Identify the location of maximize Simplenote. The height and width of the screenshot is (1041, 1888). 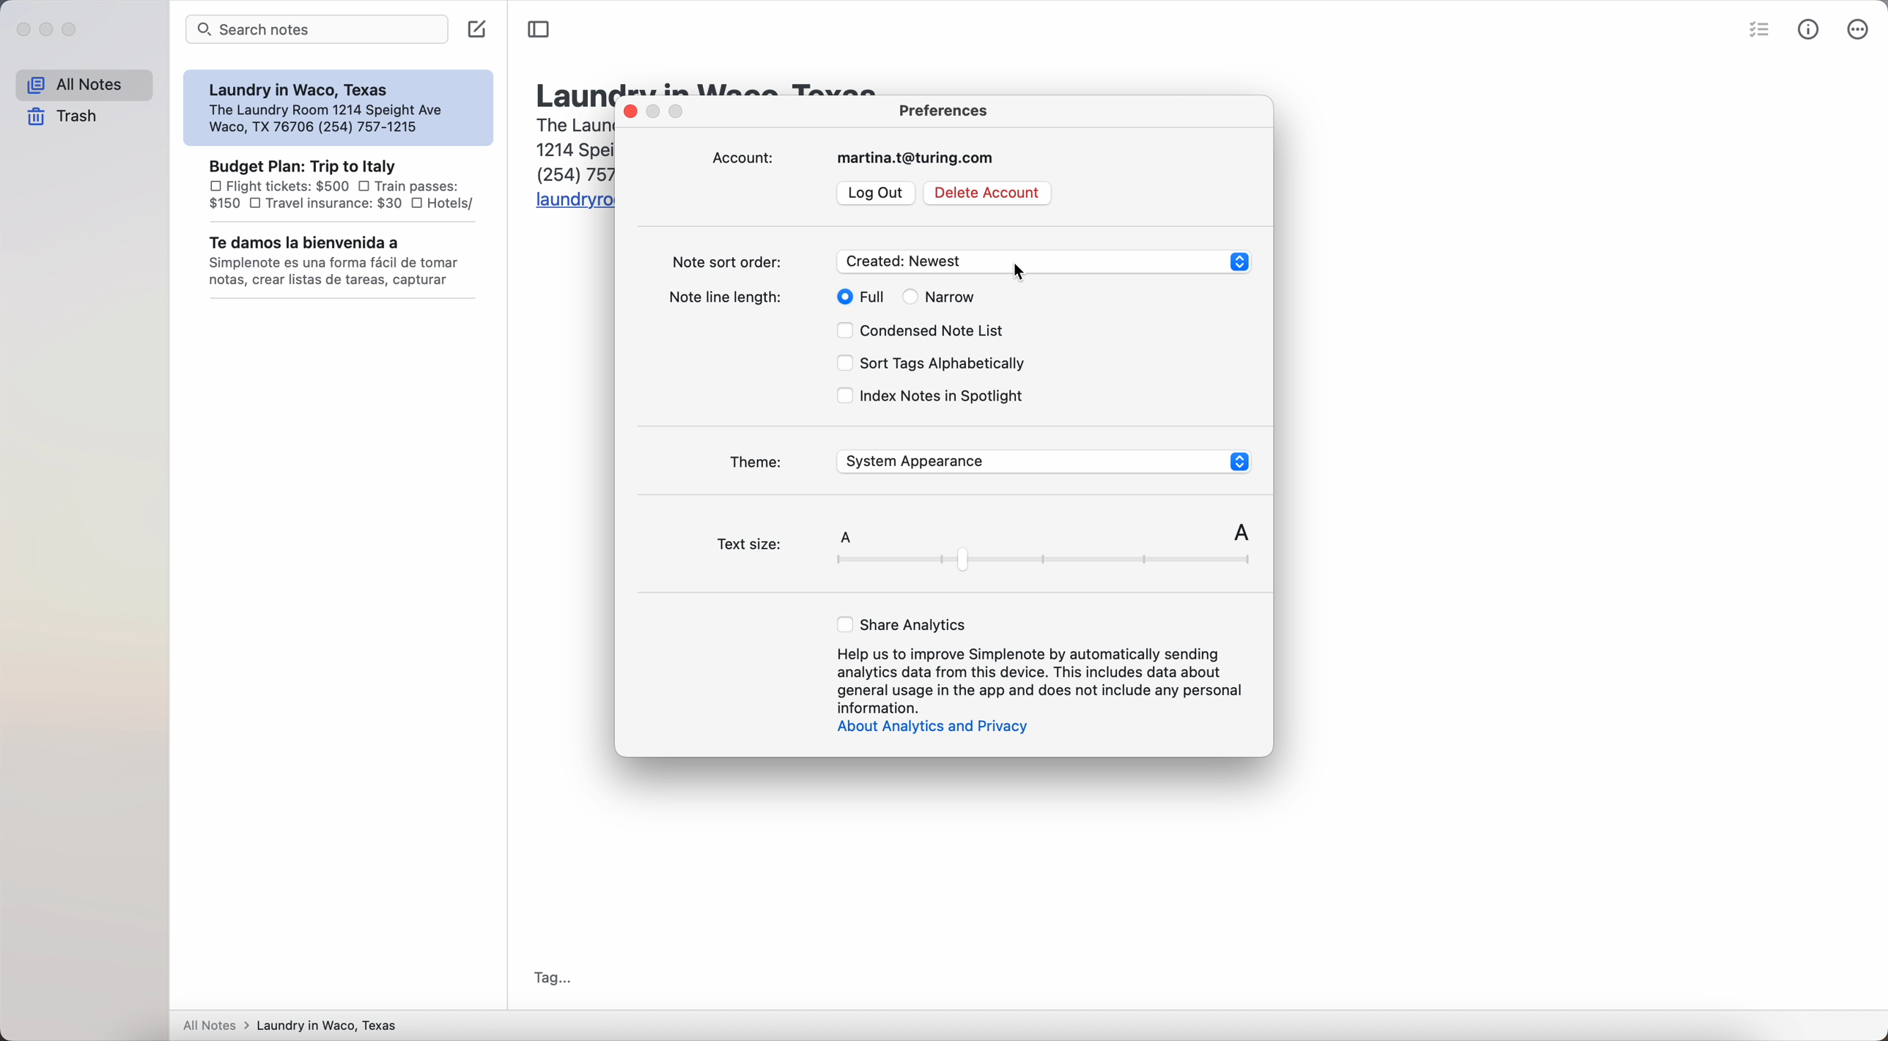
(71, 30).